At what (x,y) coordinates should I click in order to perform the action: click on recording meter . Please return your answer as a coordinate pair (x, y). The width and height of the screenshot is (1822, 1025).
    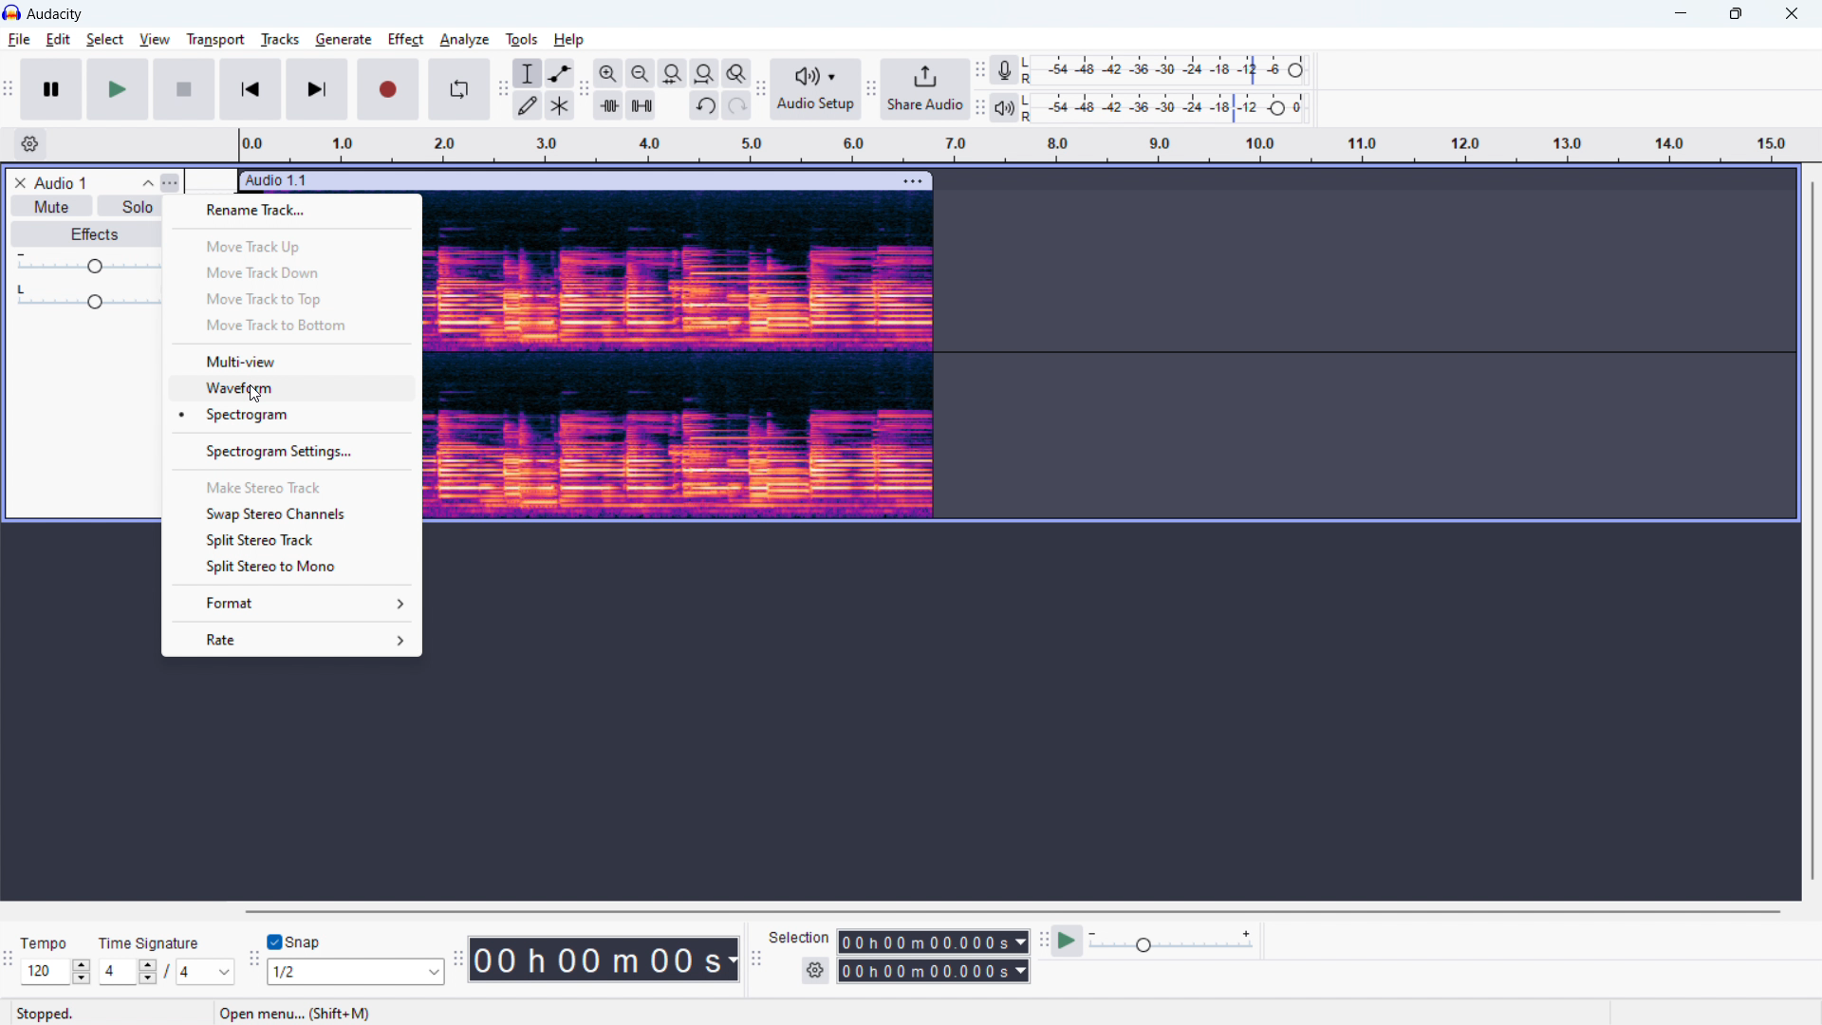
    Looking at the image, I should click on (1010, 69).